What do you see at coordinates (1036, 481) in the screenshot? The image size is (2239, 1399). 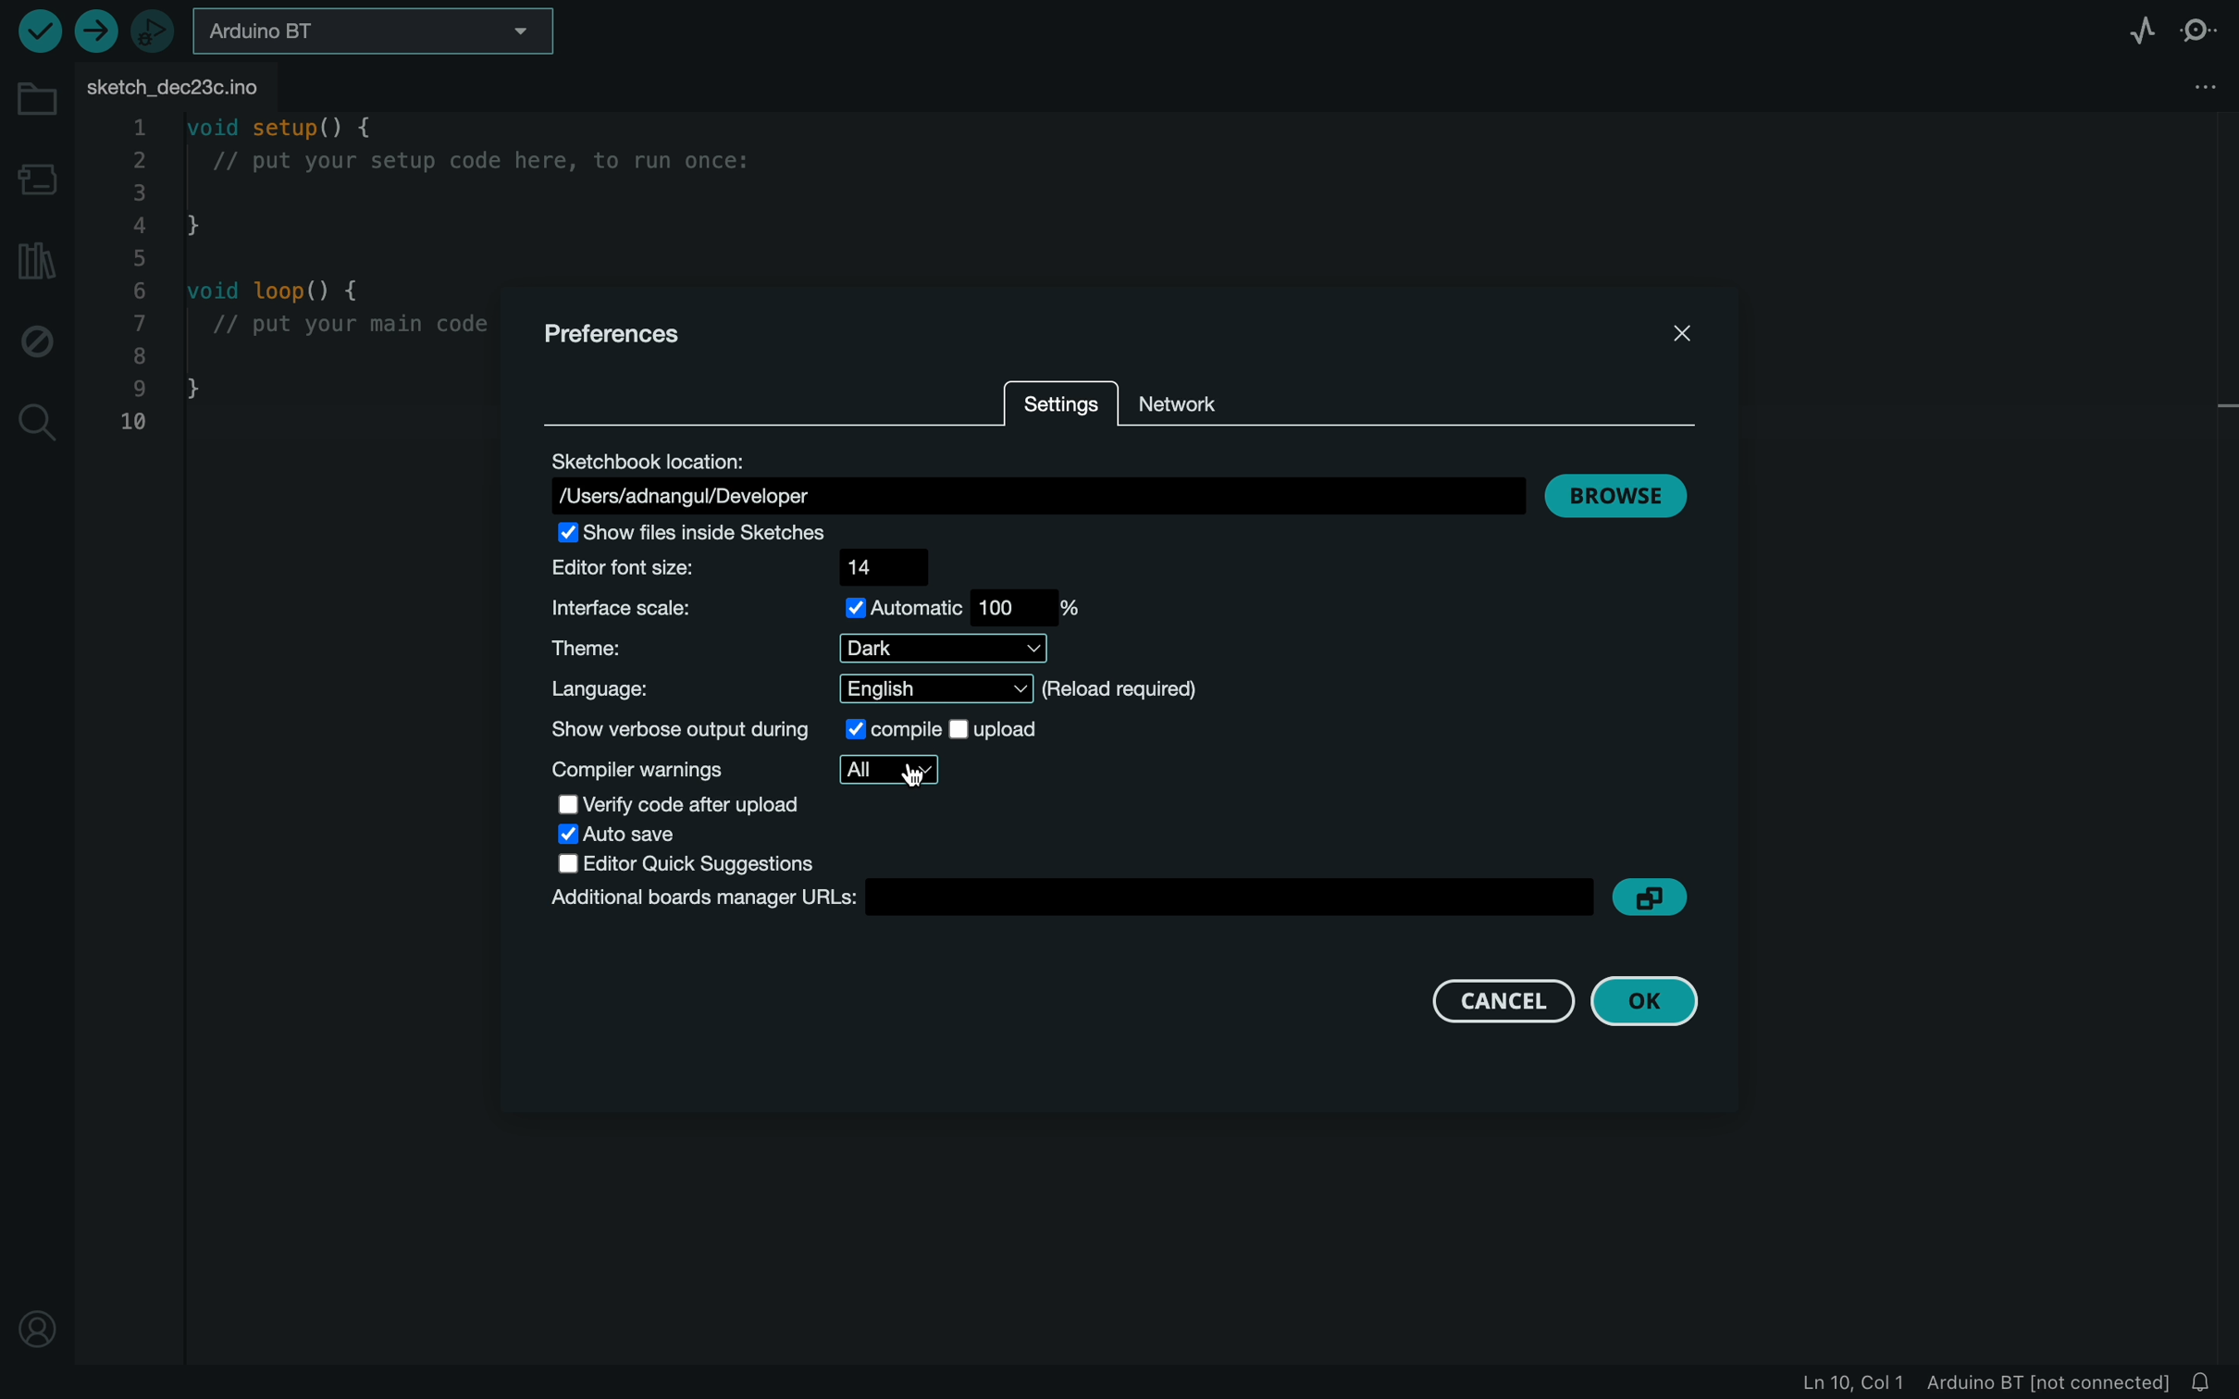 I see `location` at bounding box center [1036, 481].